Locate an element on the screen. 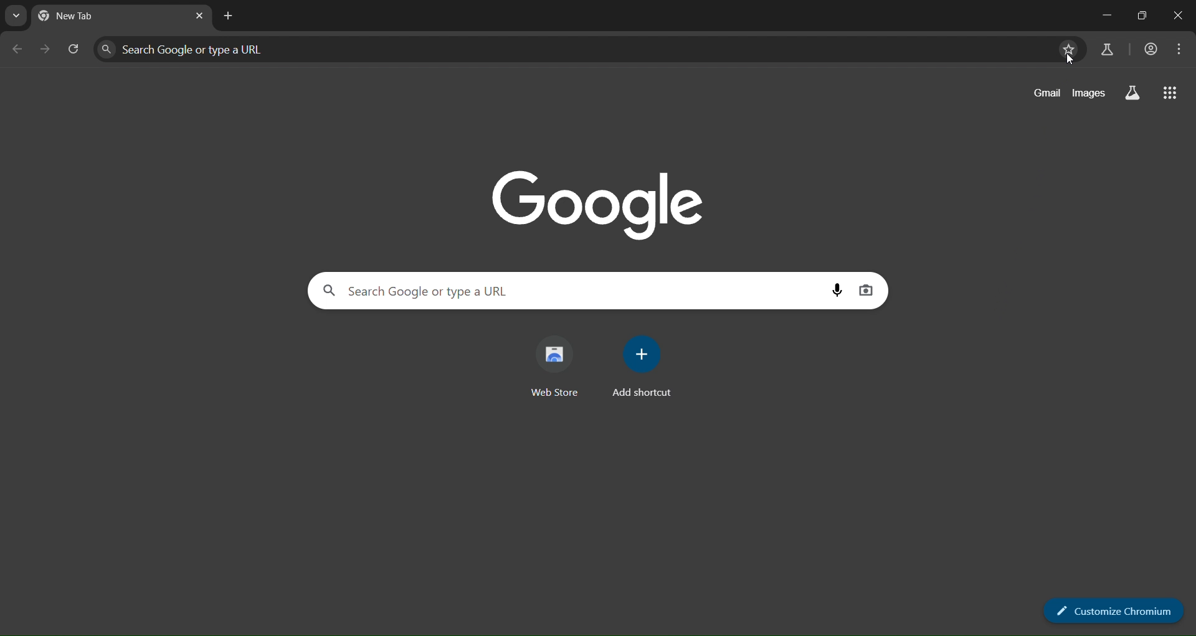  minimize is located at coordinates (1105, 13).